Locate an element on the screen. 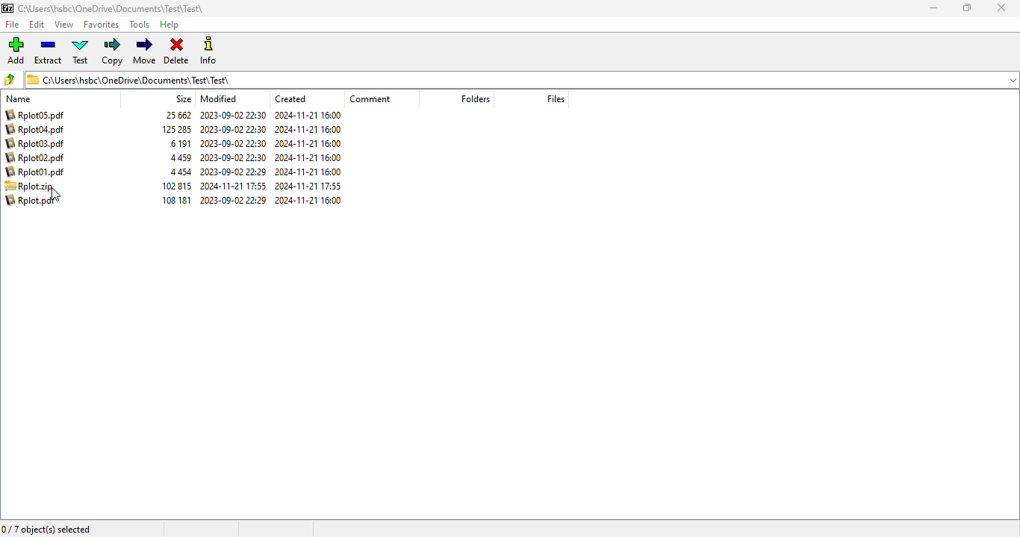 This screenshot has height=537, width=1020. comment is located at coordinates (370, 98).